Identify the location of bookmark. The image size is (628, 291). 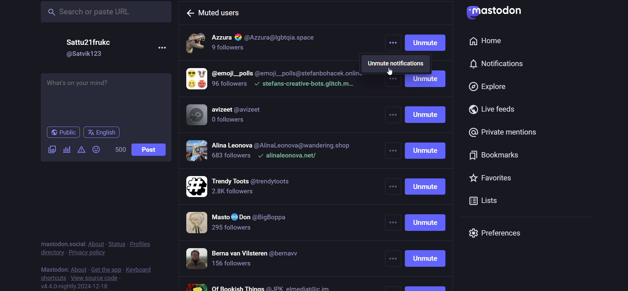
(497, 154).